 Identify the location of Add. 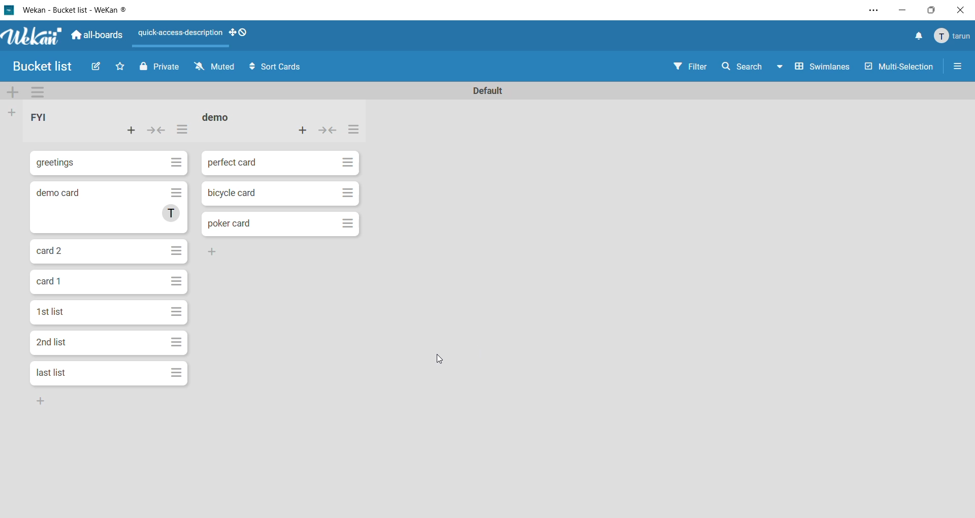
(42, 405).